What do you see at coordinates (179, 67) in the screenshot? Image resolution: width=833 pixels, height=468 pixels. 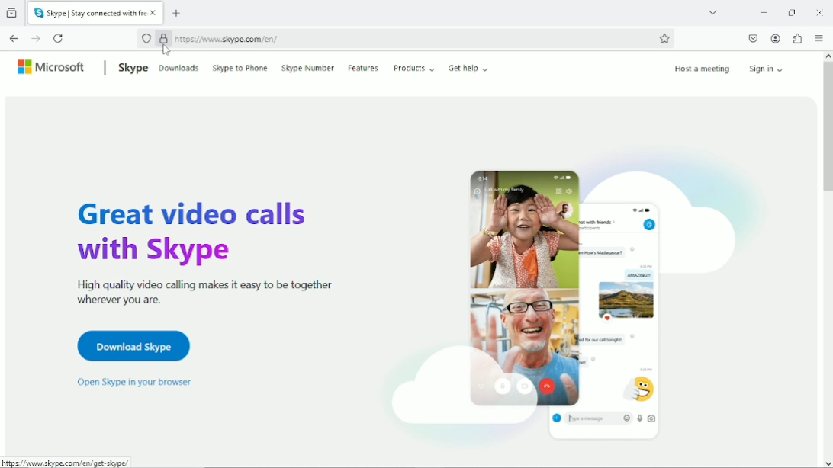 I see `Downloads` at bounding box center [179, 67].